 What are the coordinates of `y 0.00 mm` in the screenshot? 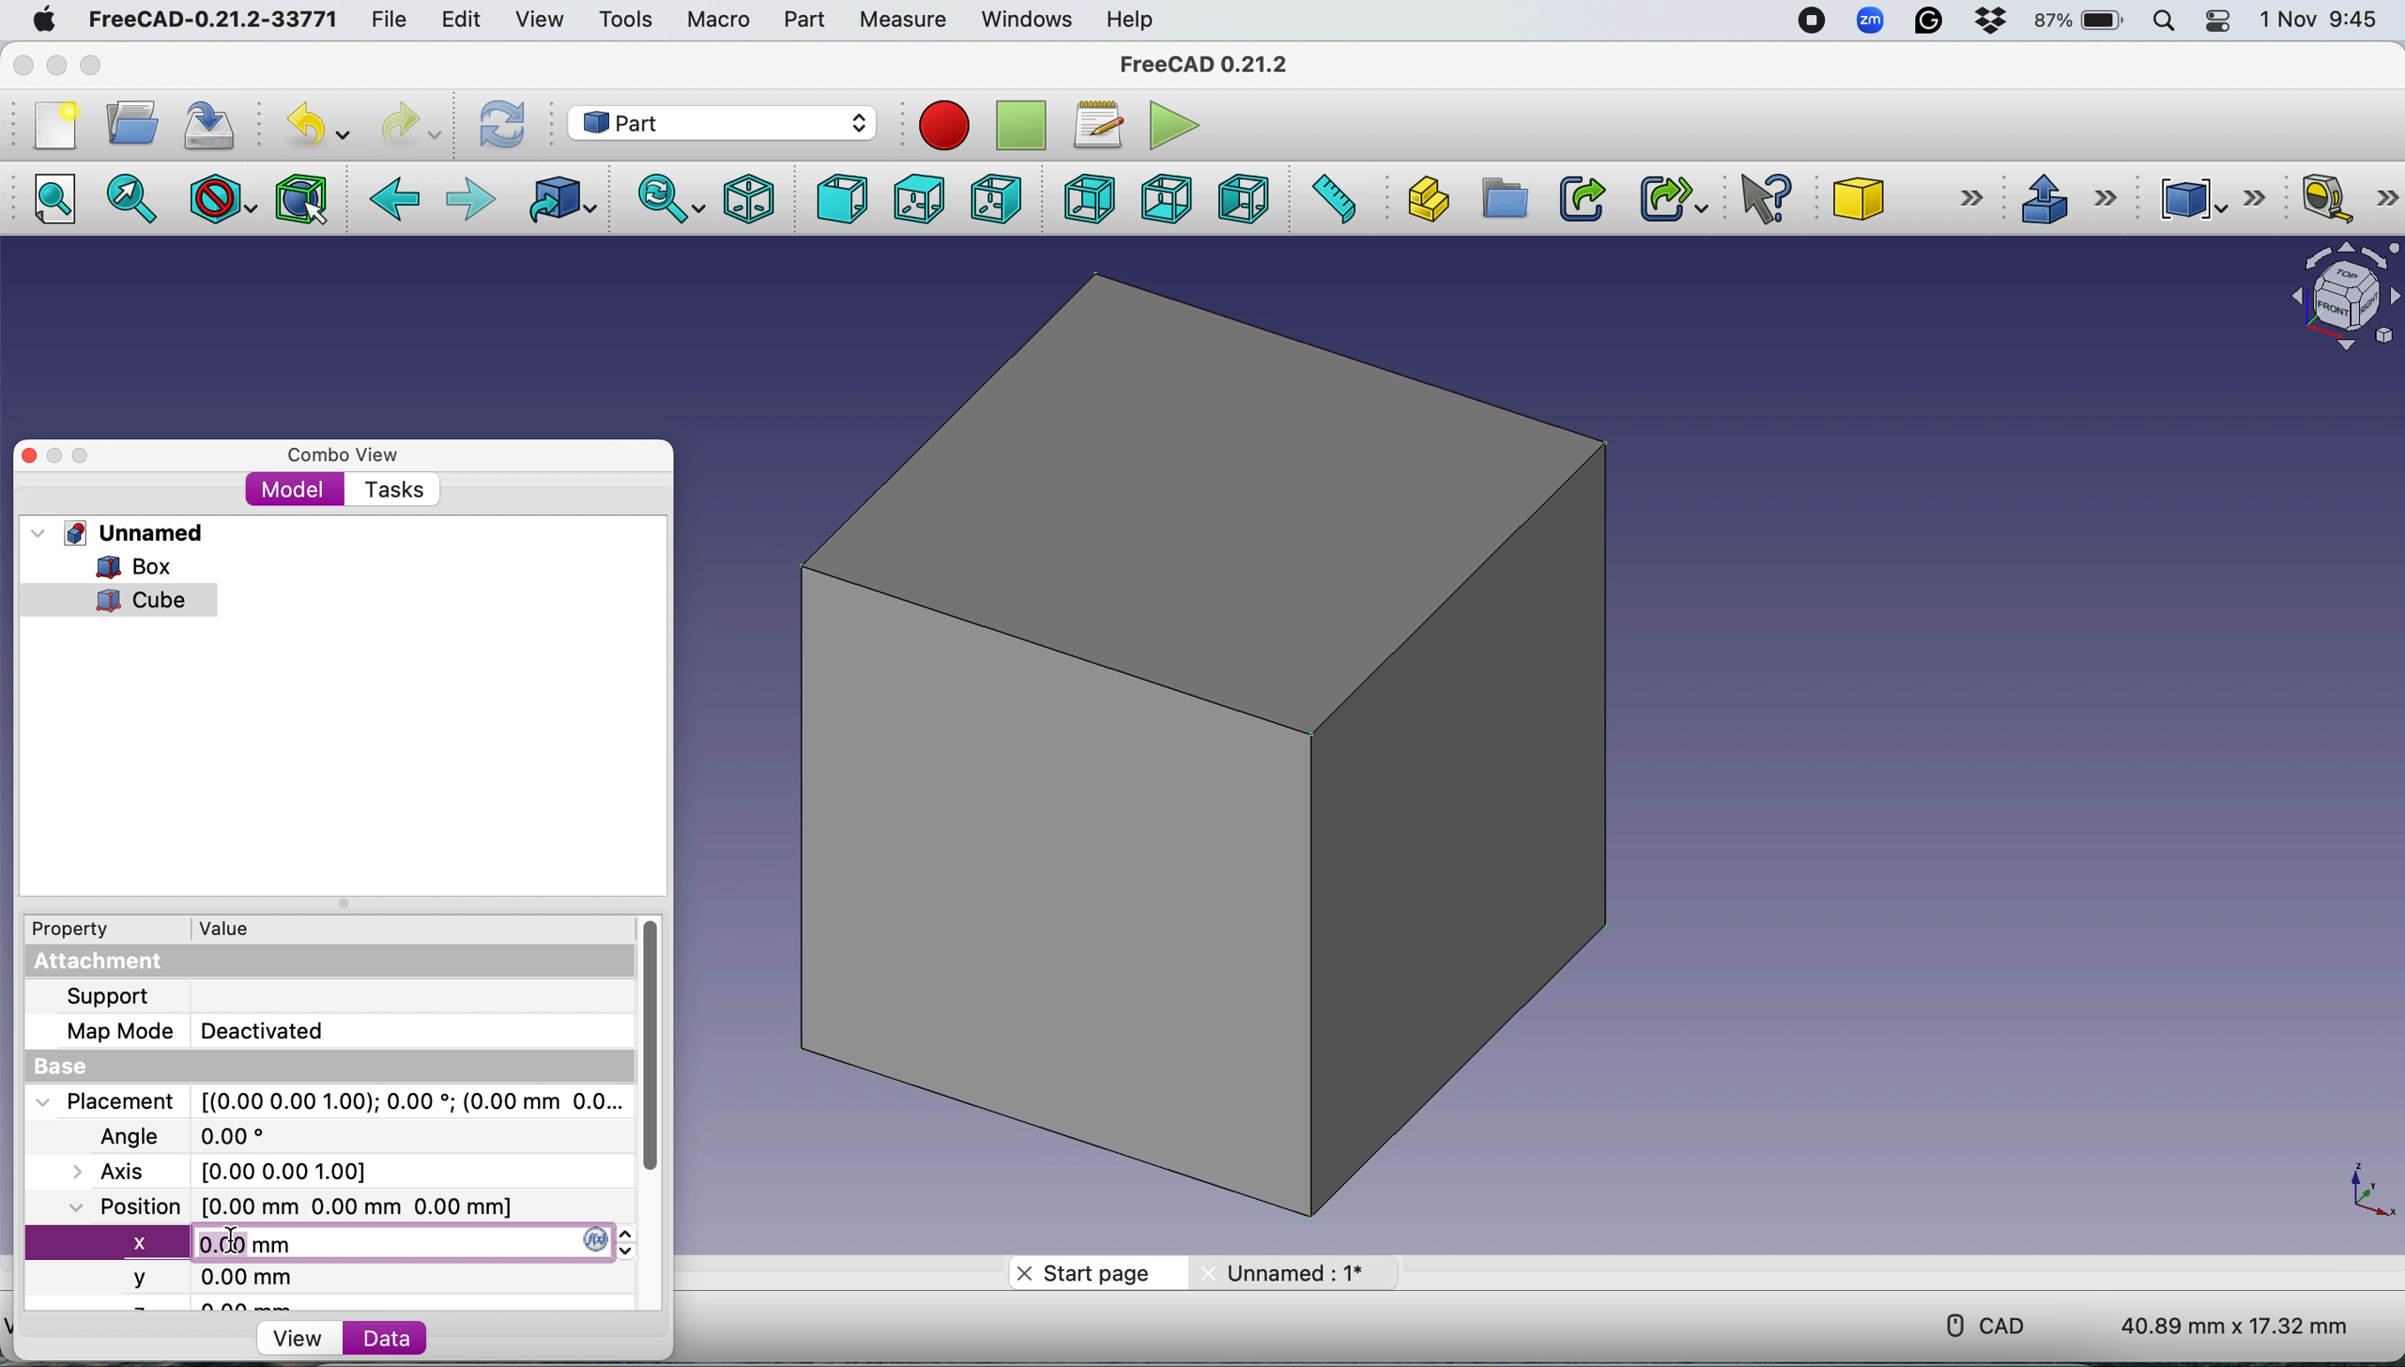 It's located at (201, 1279).